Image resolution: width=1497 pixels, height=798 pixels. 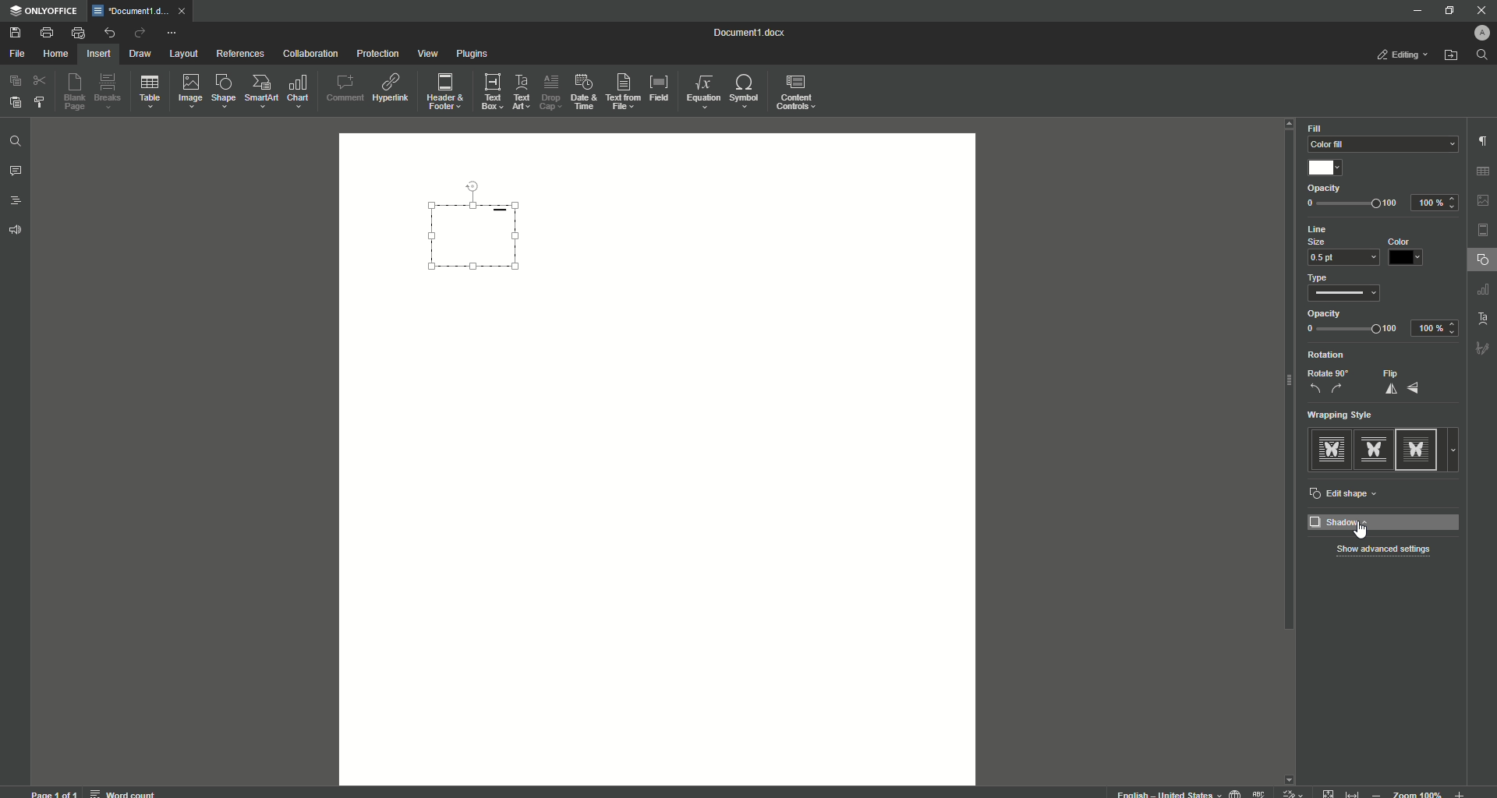 What do you see at coordinates (426, 55) in the screenshot?
I see `View` at bounding box center [426, 55].